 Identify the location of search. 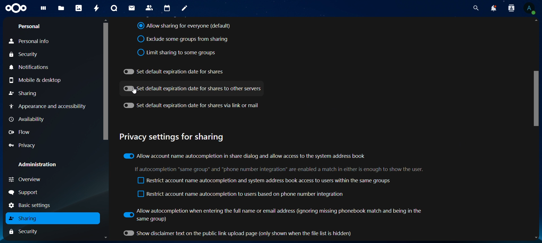
(475, 8).